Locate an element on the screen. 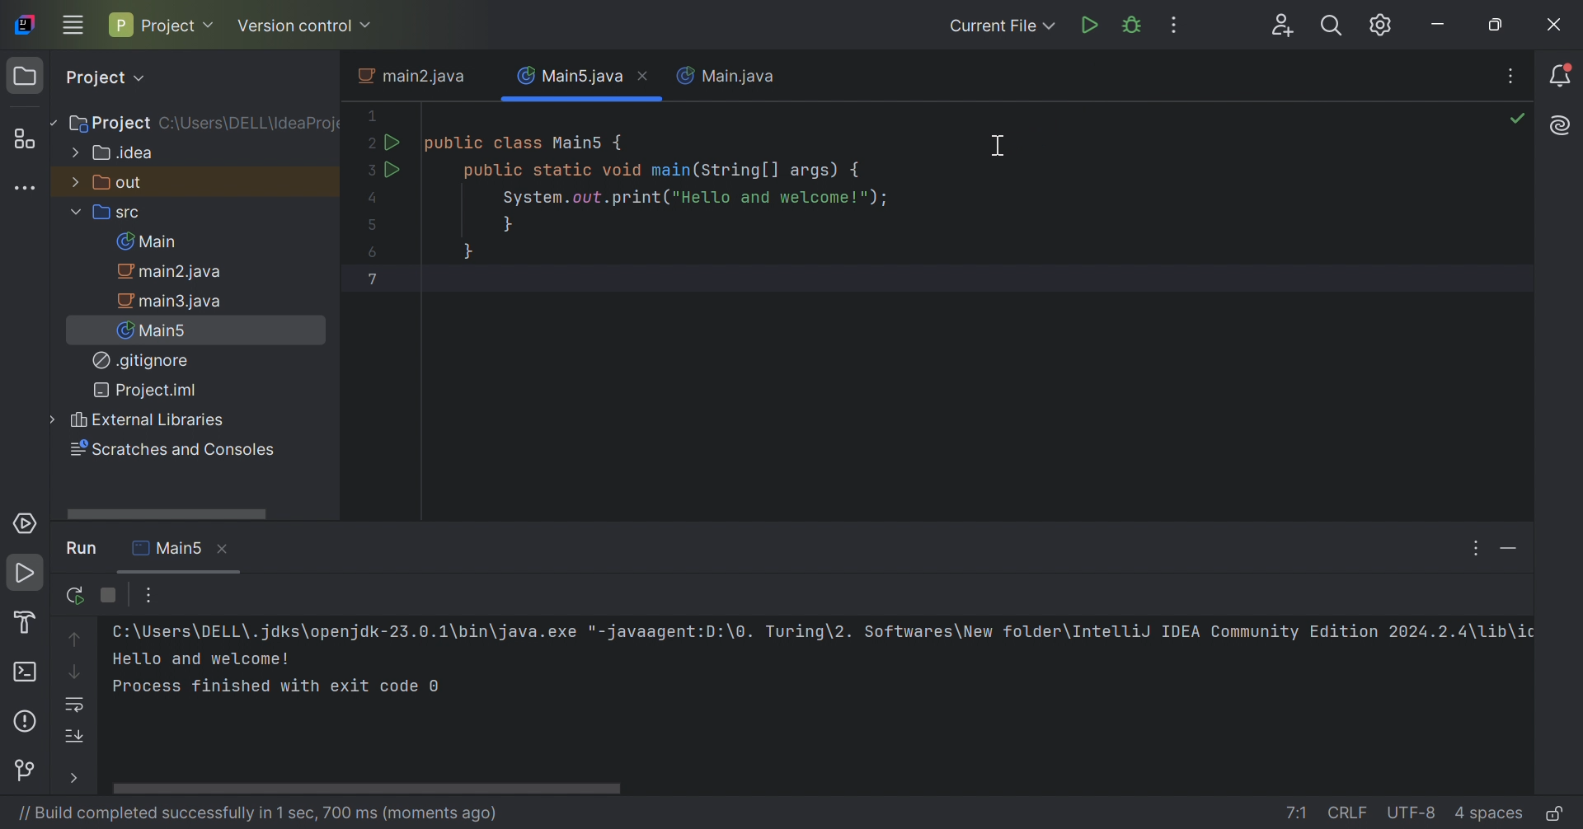 The image size is (1583, 829). Hide is located at coordinates (1512, 547).